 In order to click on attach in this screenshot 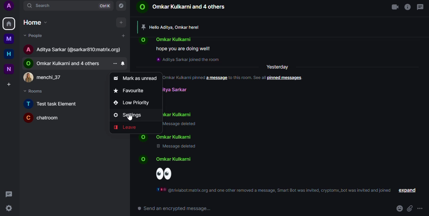, I will do `click(409, 209)`.